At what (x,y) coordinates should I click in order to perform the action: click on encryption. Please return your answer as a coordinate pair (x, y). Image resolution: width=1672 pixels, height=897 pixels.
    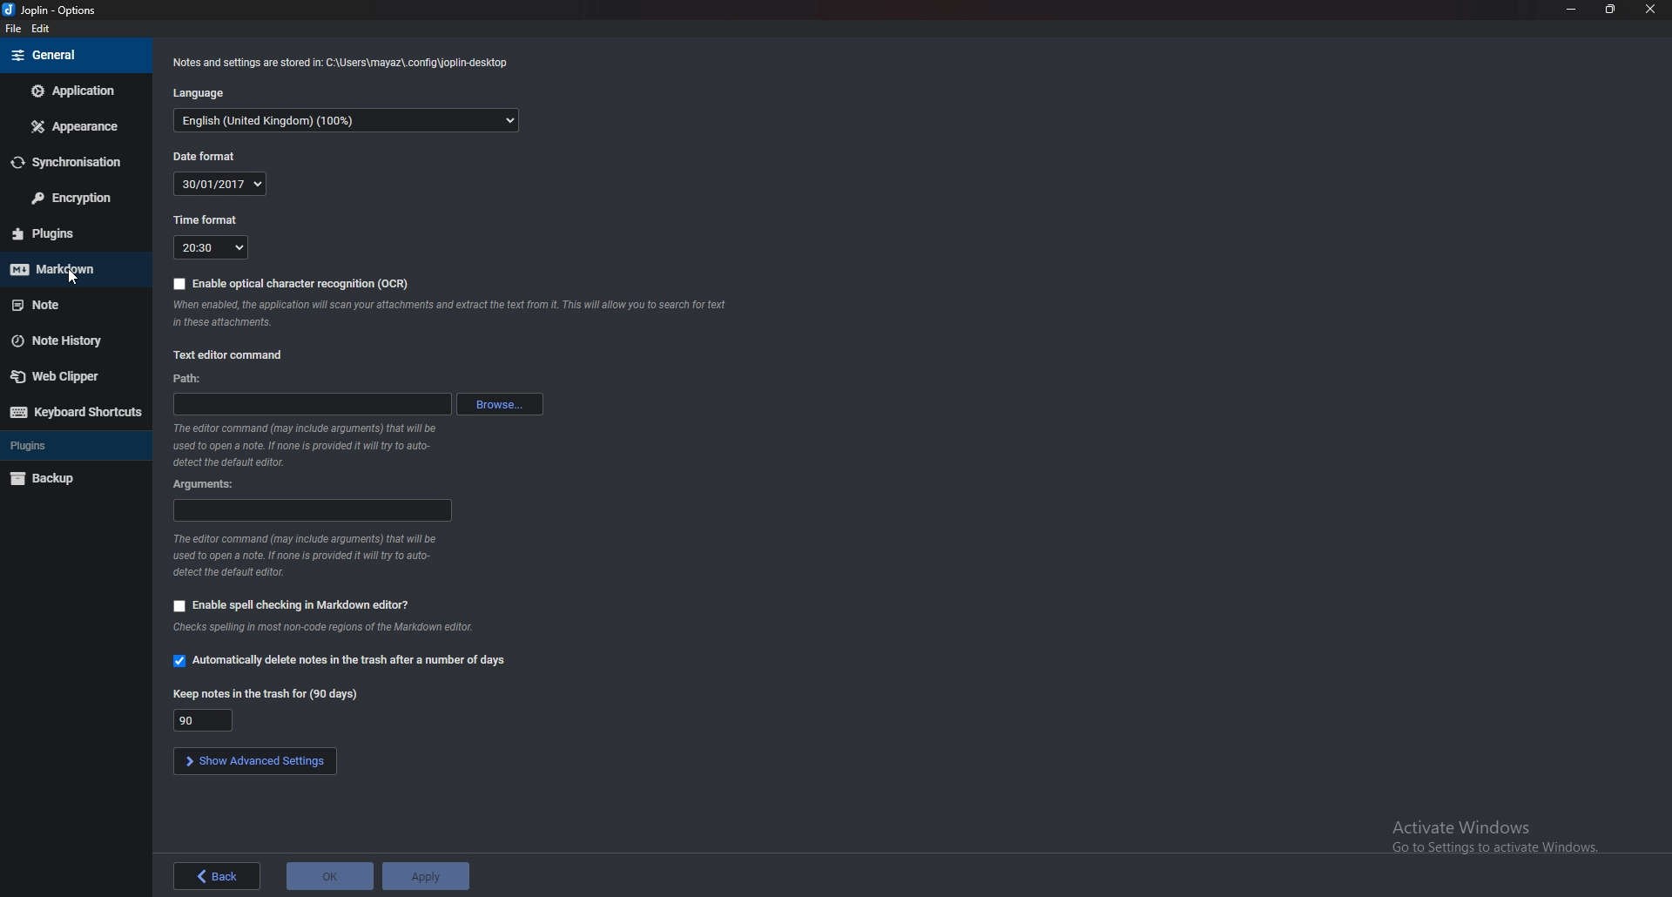
    Looking at the image, I should click on (78, 197).